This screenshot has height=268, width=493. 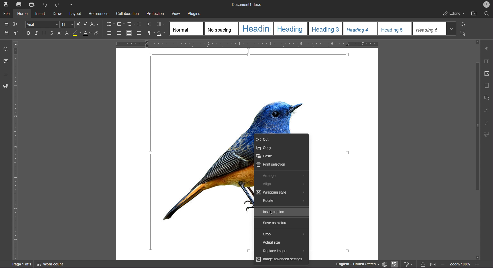 I want to click on Cut, so click(x=264, y=139).